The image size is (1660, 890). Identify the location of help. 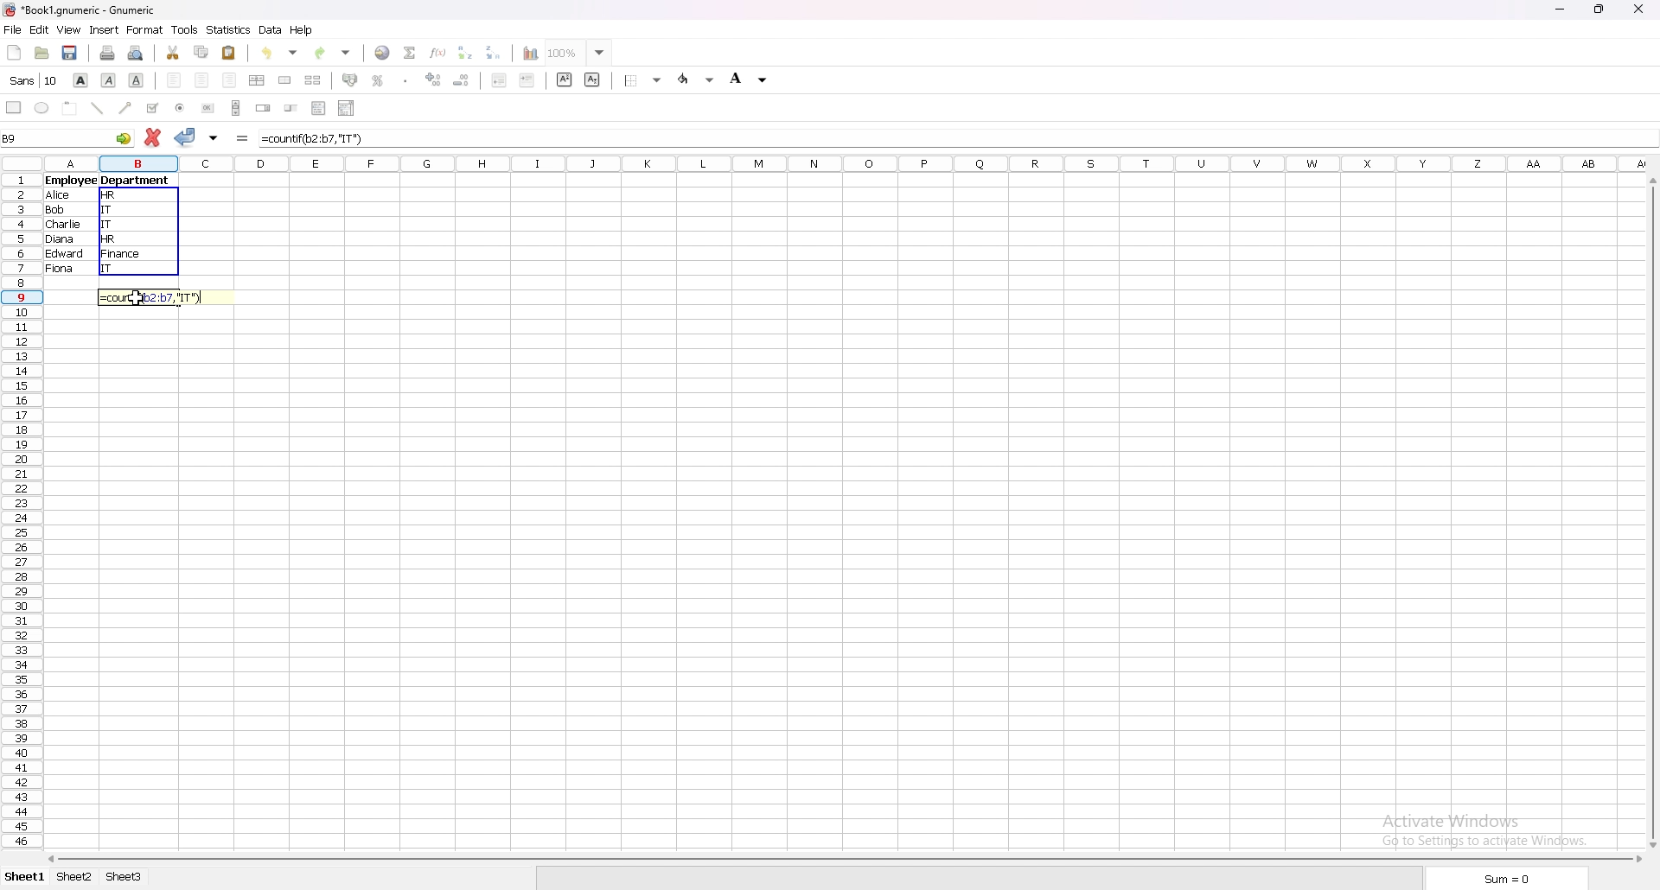
(303, 29).